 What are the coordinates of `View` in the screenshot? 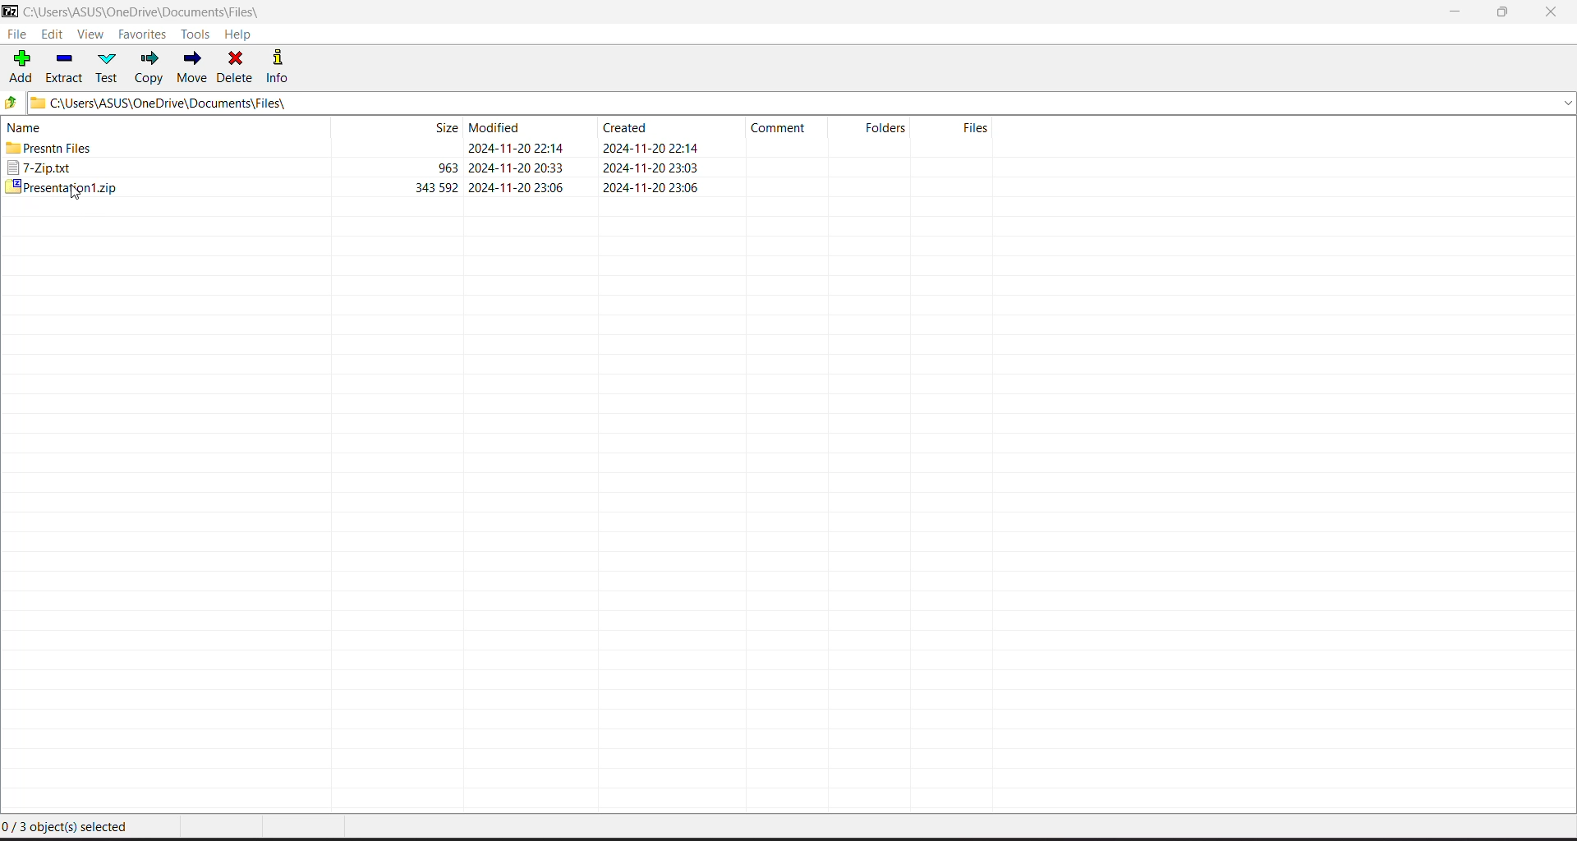 It's located at (90, 35).